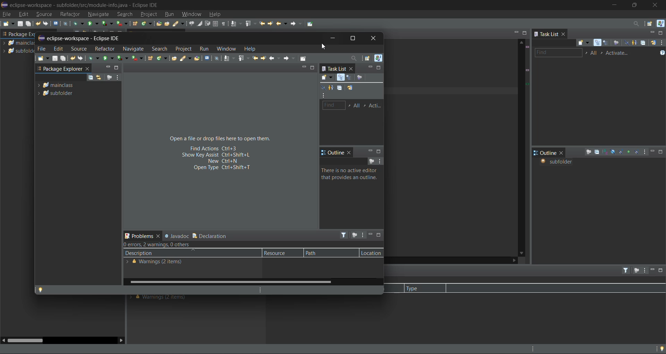  What do you see at coordinates (315, 252) in the screenshot?
I see `path` at bounding box center [315, 252].